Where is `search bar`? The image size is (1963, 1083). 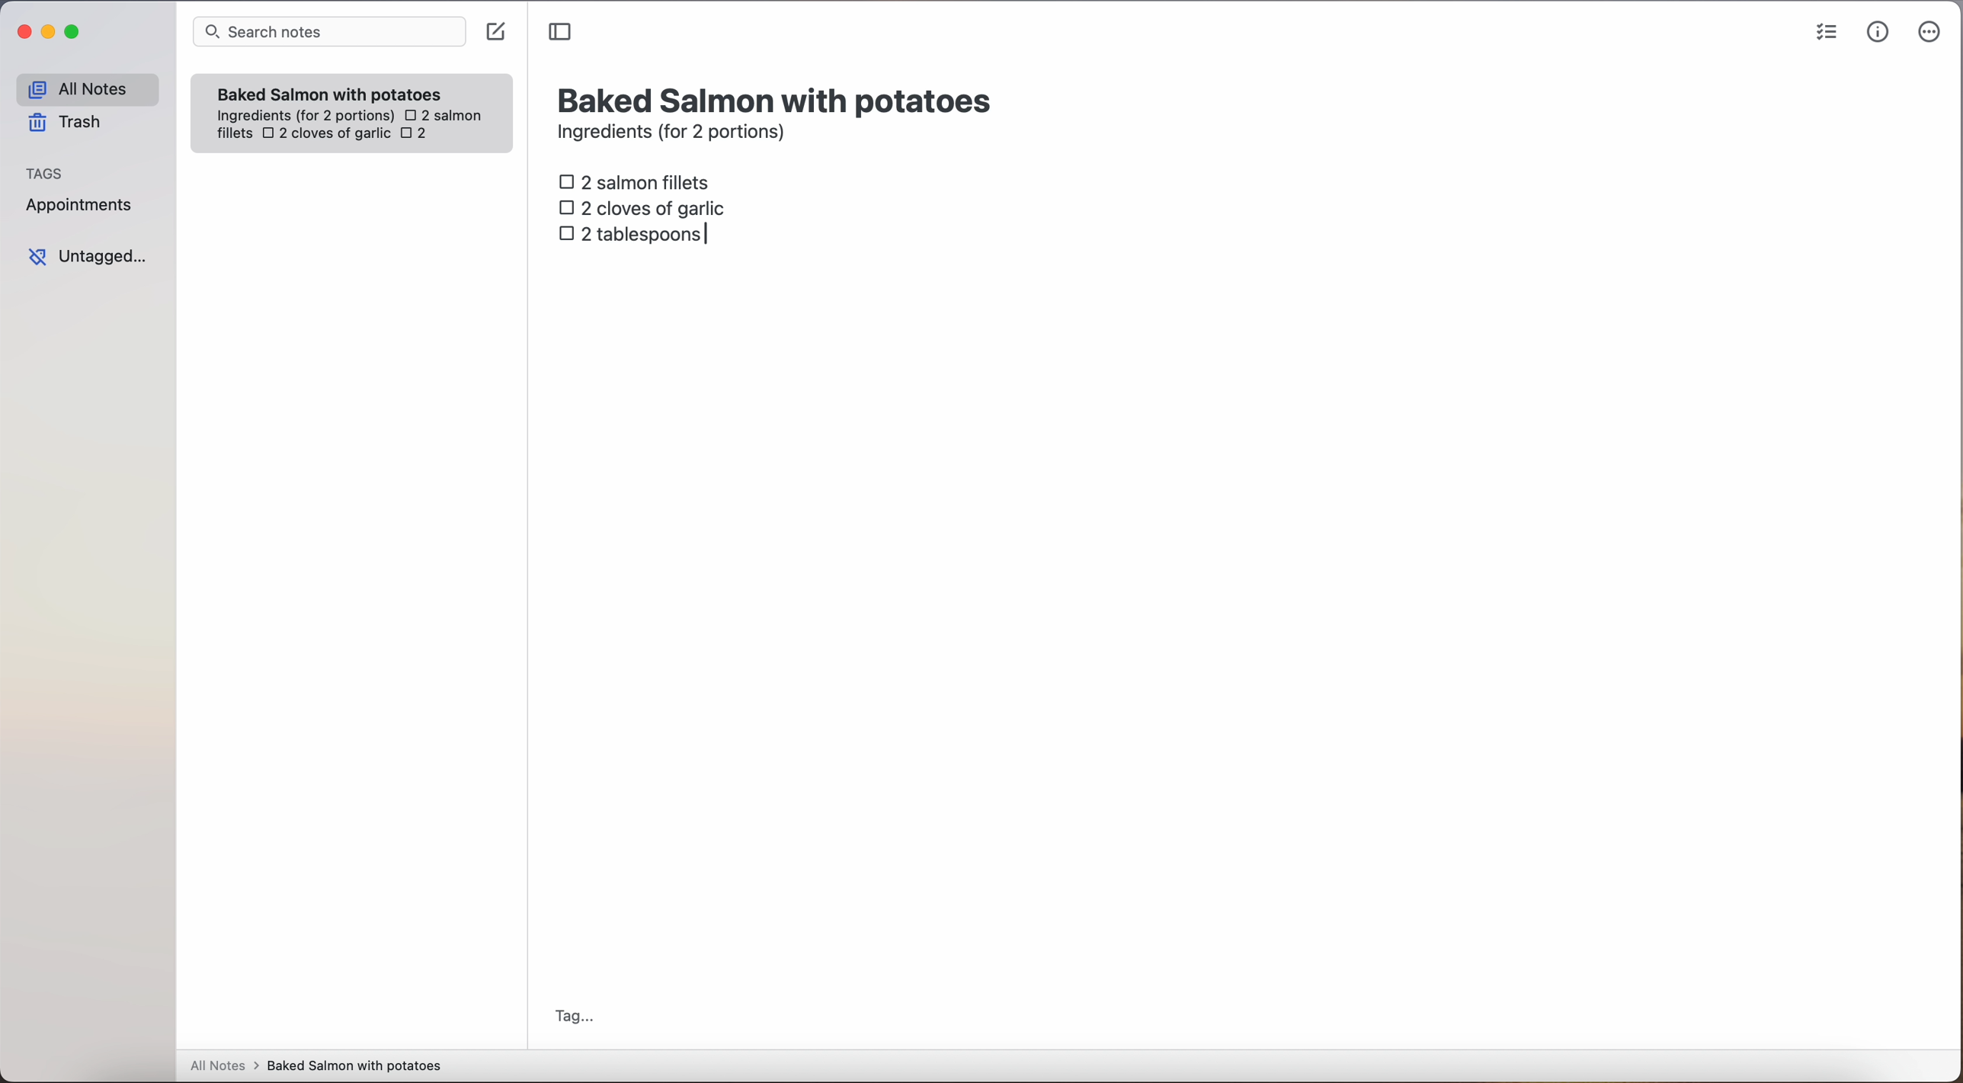
search bar is located at coordinates (328, 34).